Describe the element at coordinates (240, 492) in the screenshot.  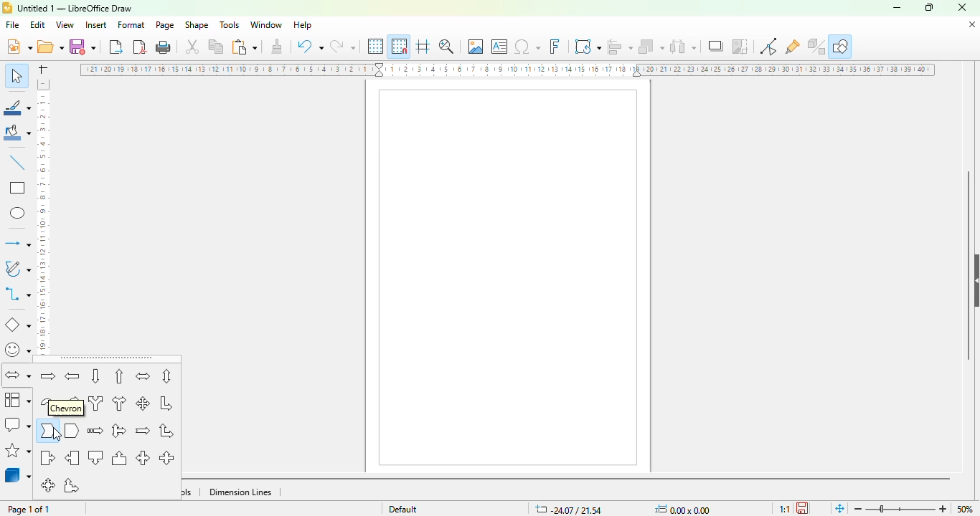
I see `dimension lines` at that location.